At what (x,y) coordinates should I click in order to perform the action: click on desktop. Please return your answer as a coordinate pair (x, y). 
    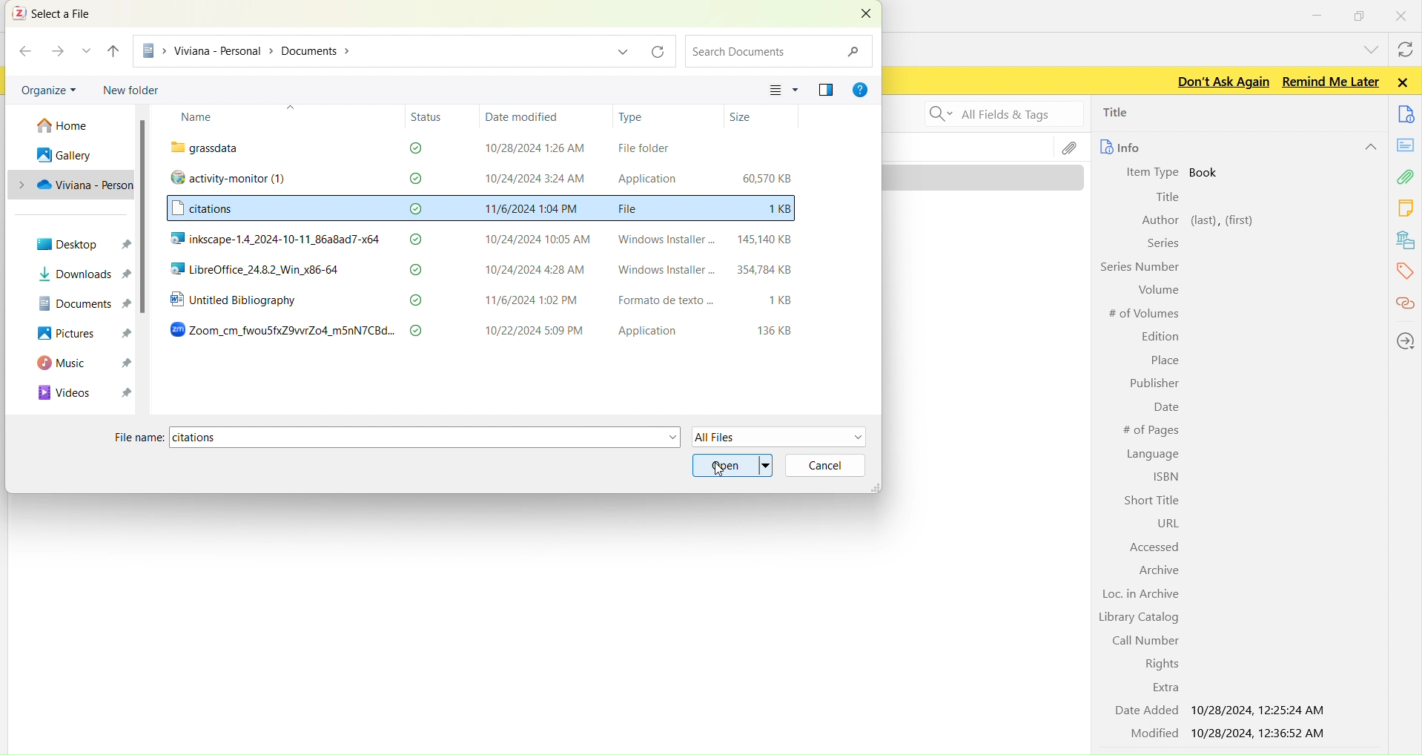
    Looking at the image, I should click on (71, 245).